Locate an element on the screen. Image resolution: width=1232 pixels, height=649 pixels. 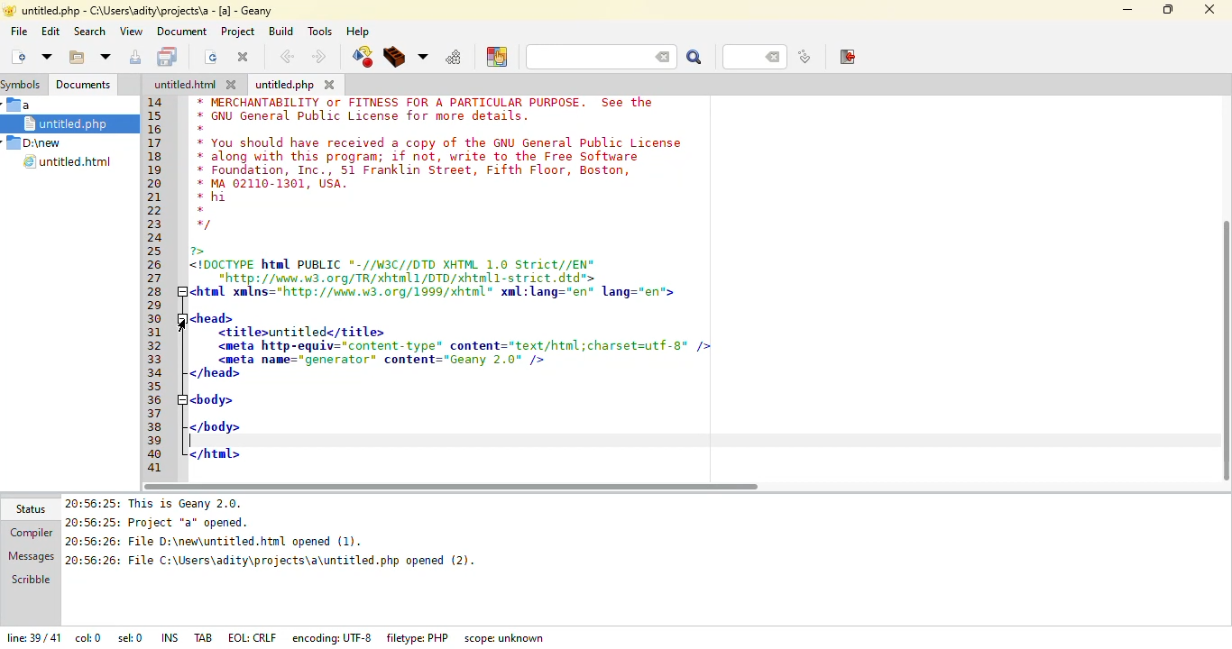
help is located at coordinates (356, 32).